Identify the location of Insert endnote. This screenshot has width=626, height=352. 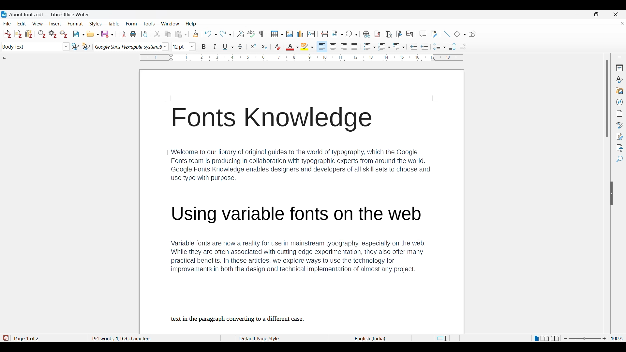
(388, 34).